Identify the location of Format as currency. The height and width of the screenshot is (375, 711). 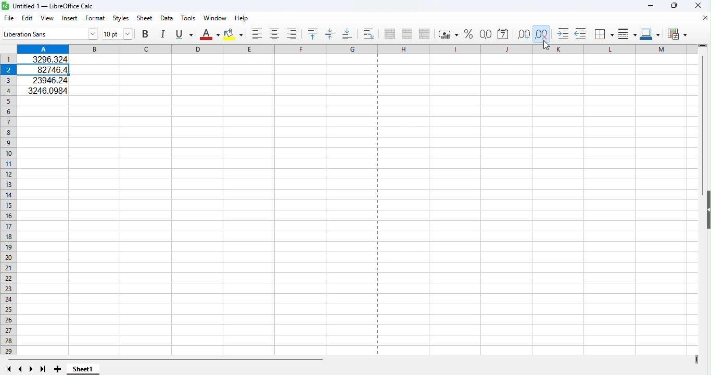
(448, 35).